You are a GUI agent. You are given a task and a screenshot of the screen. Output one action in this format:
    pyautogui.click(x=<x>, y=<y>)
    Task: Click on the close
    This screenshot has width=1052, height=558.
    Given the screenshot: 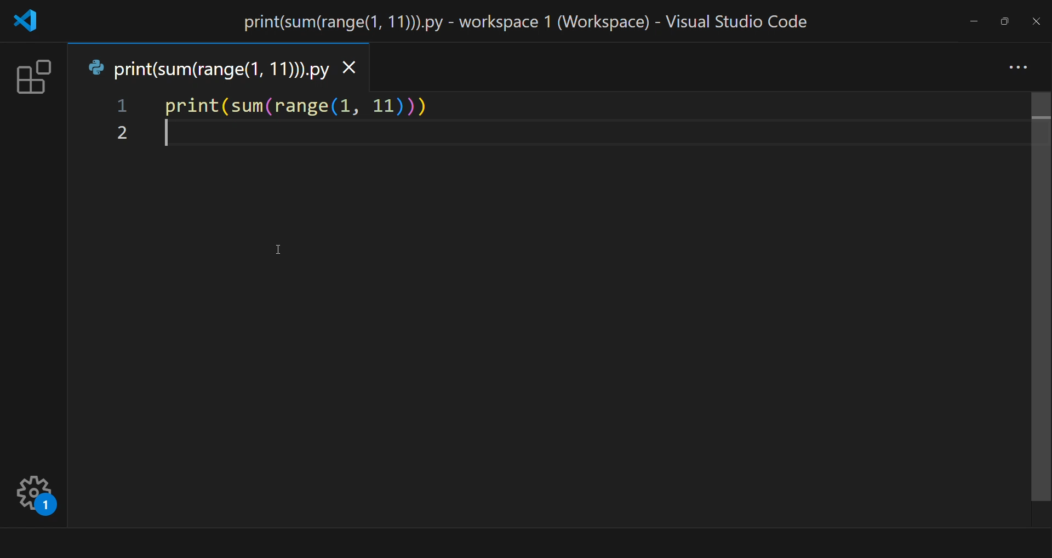 What is the action you would take?
    pyautogui.click(x=1036, y=20)
    